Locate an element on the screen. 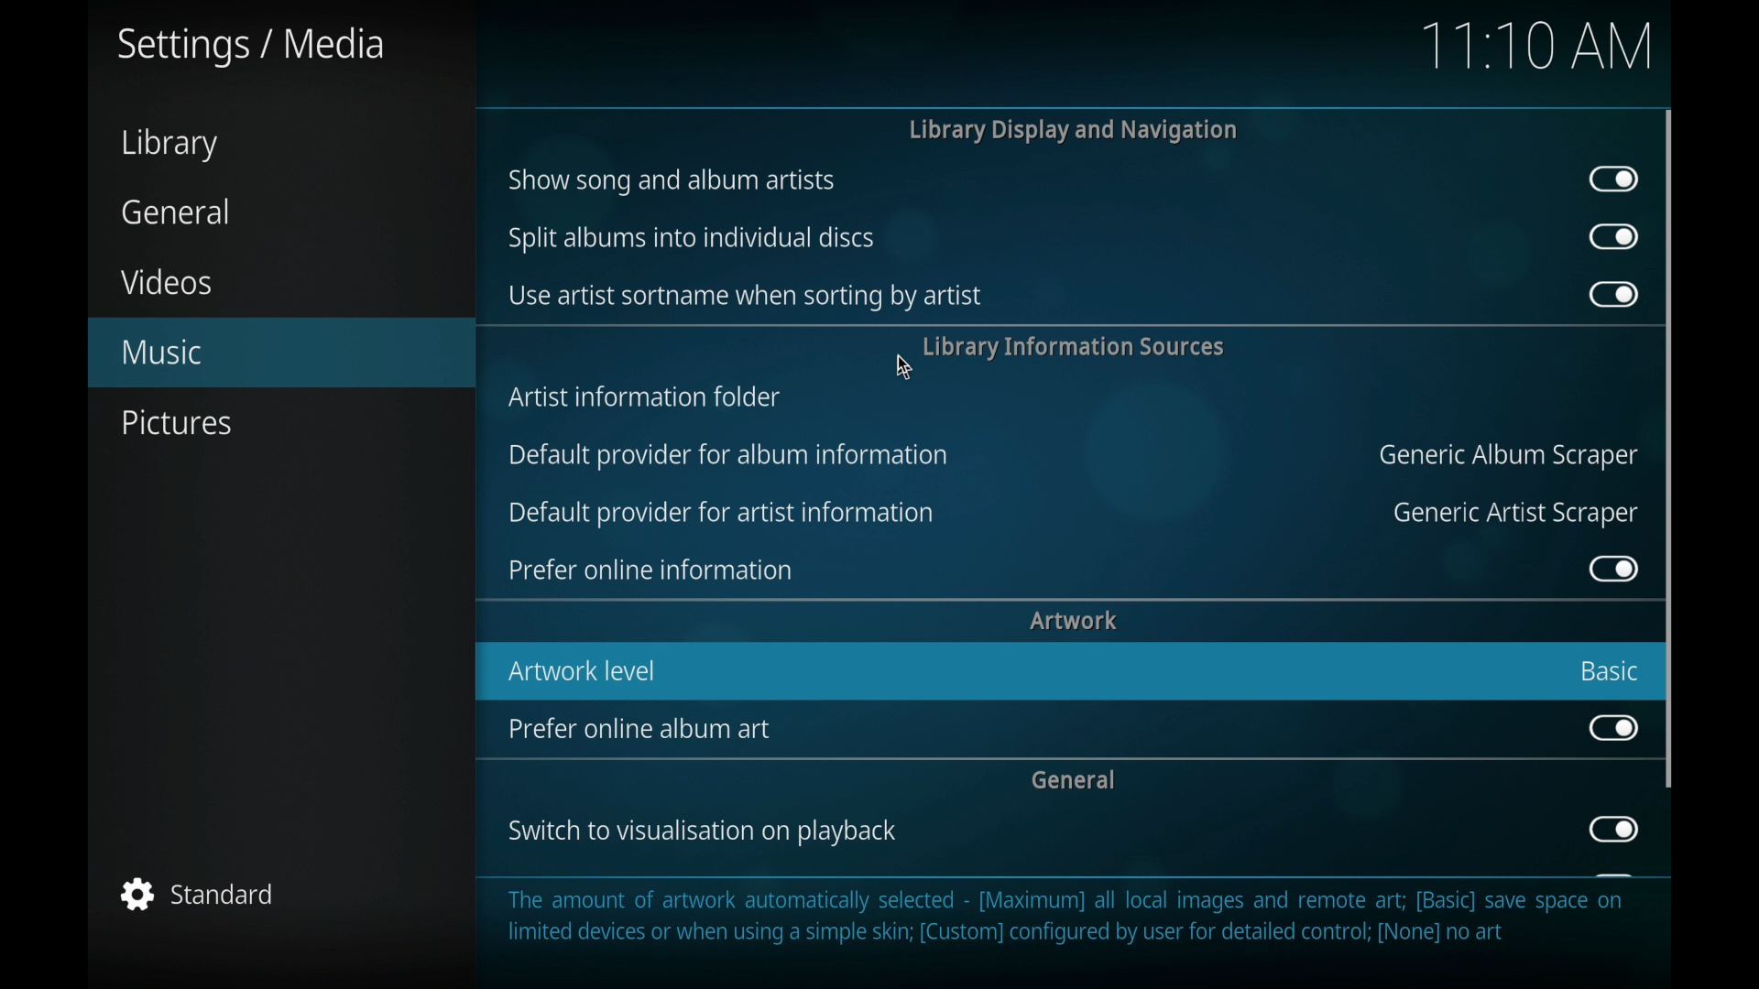  artists information folder is located at coordinates (647, 398).